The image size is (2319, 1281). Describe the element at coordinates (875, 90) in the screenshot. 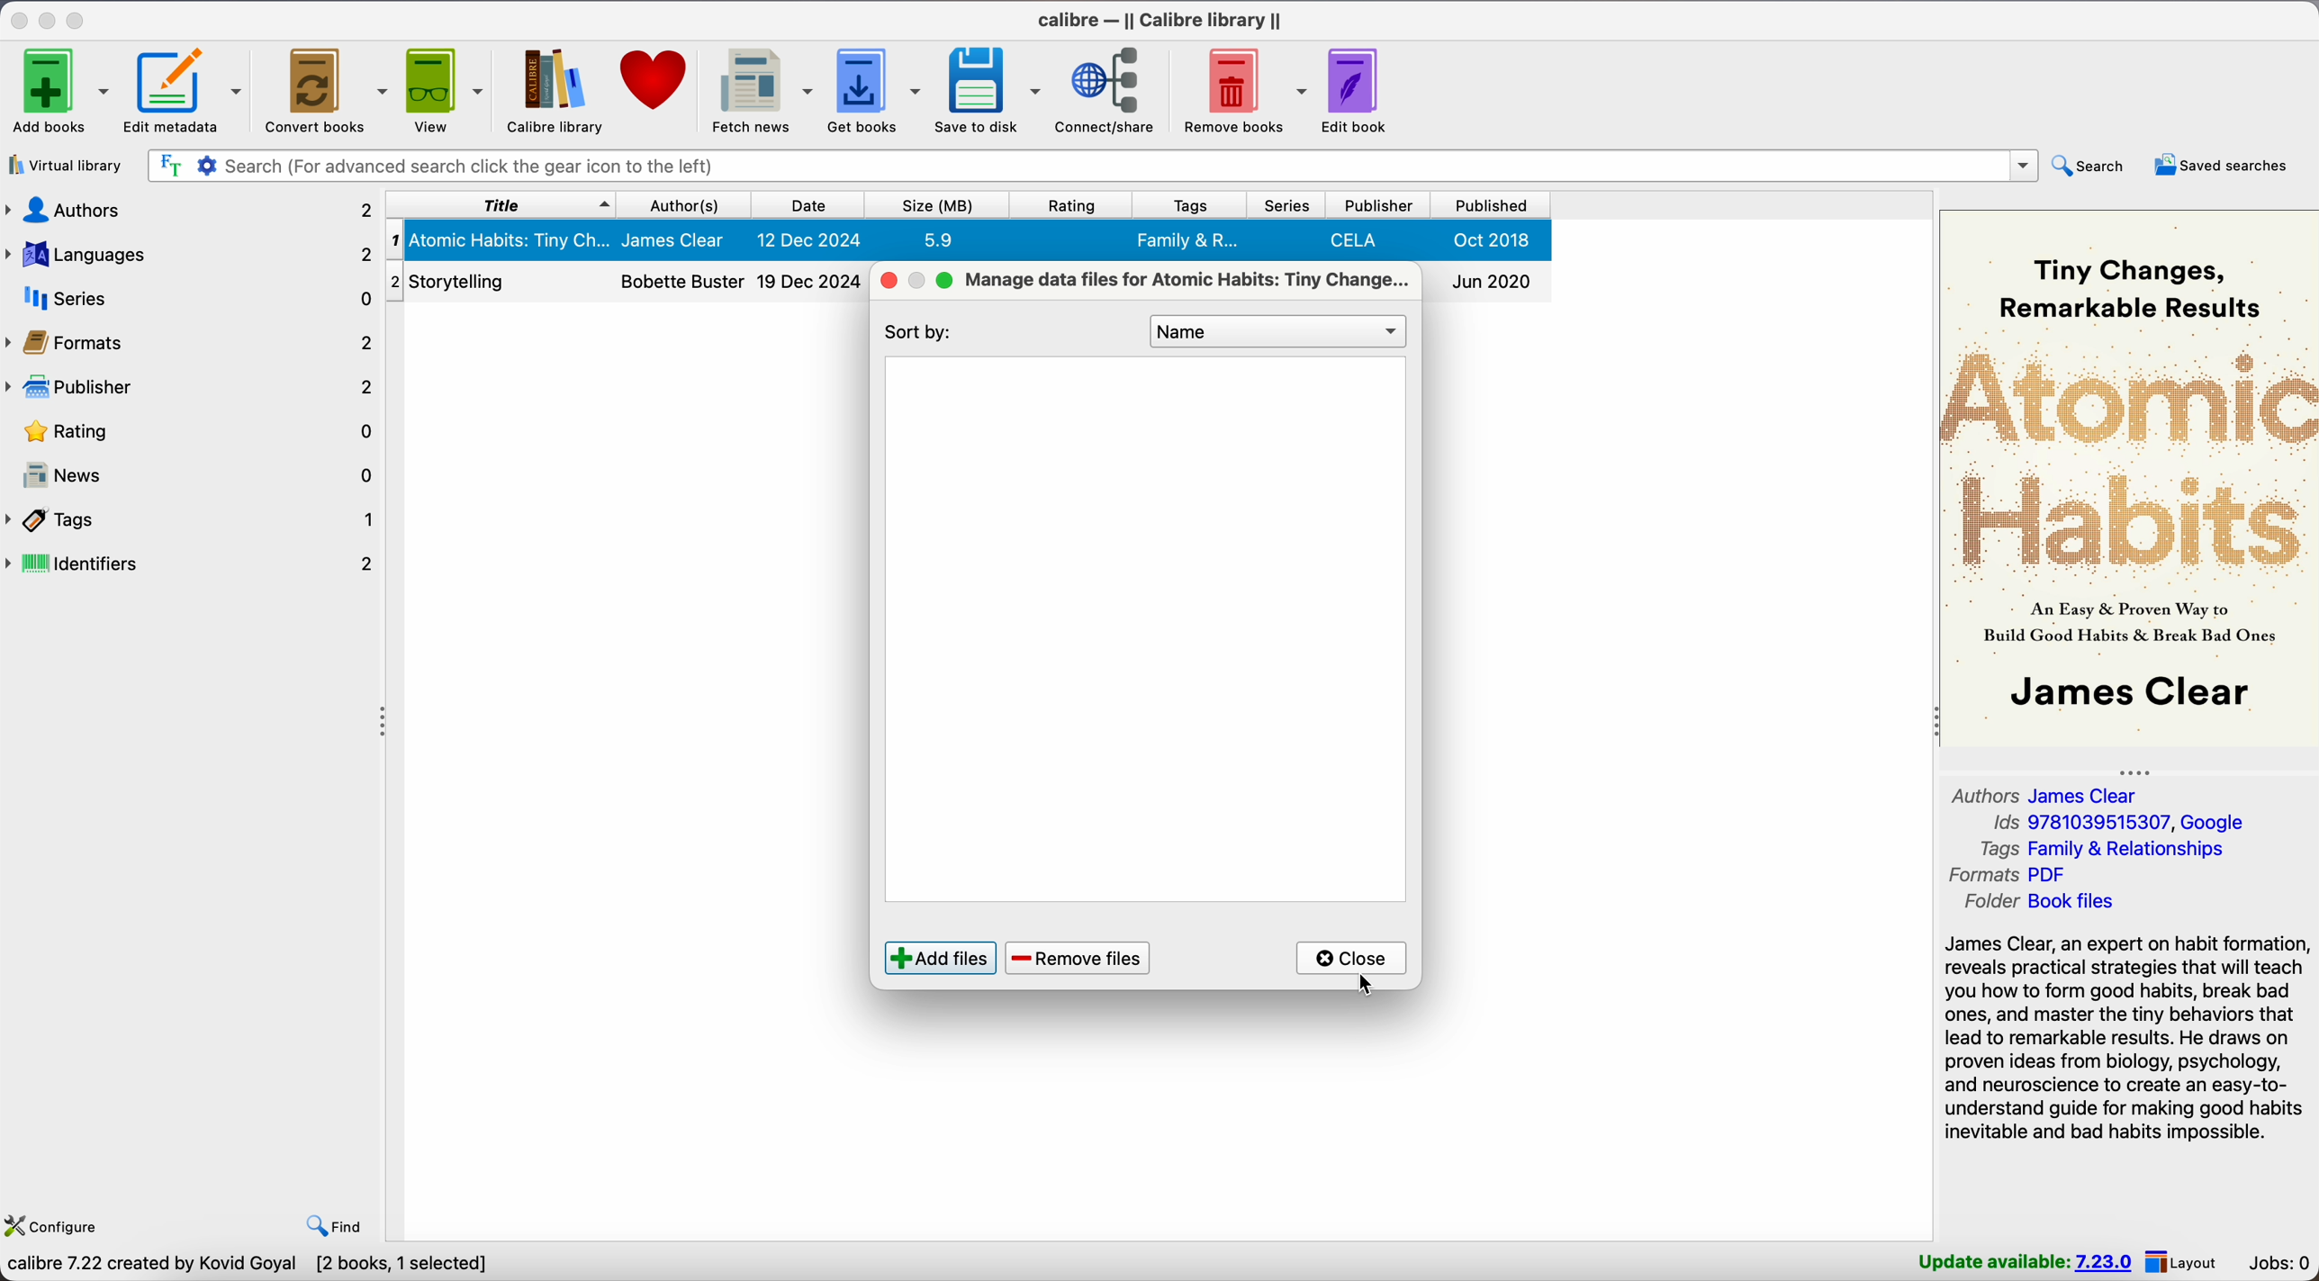

I see `get books` at that location.